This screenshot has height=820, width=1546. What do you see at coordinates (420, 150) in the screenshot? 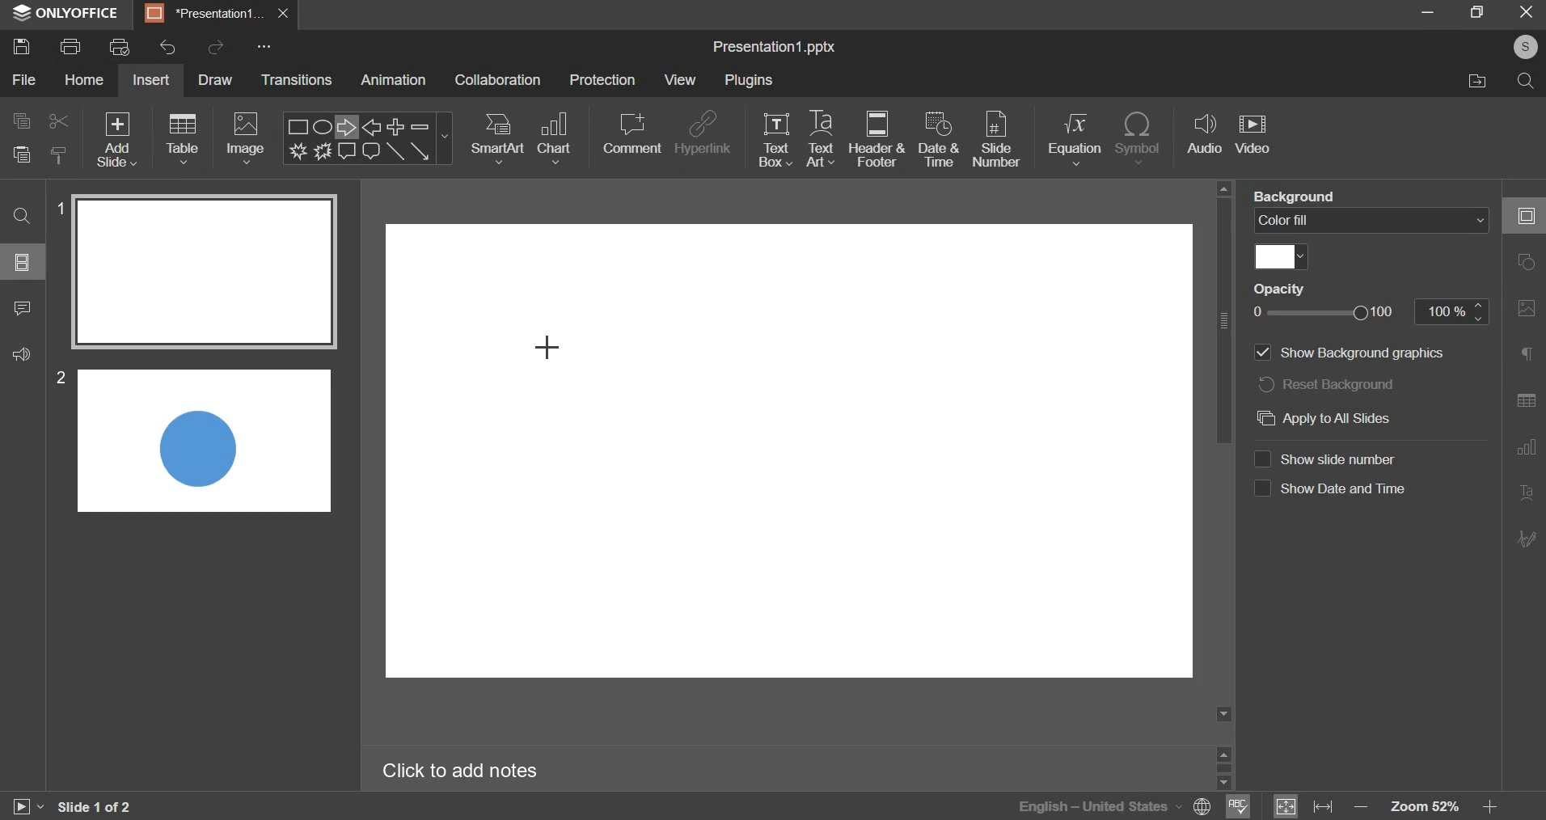
I see `Arrow` at bounding box center [420, 150].